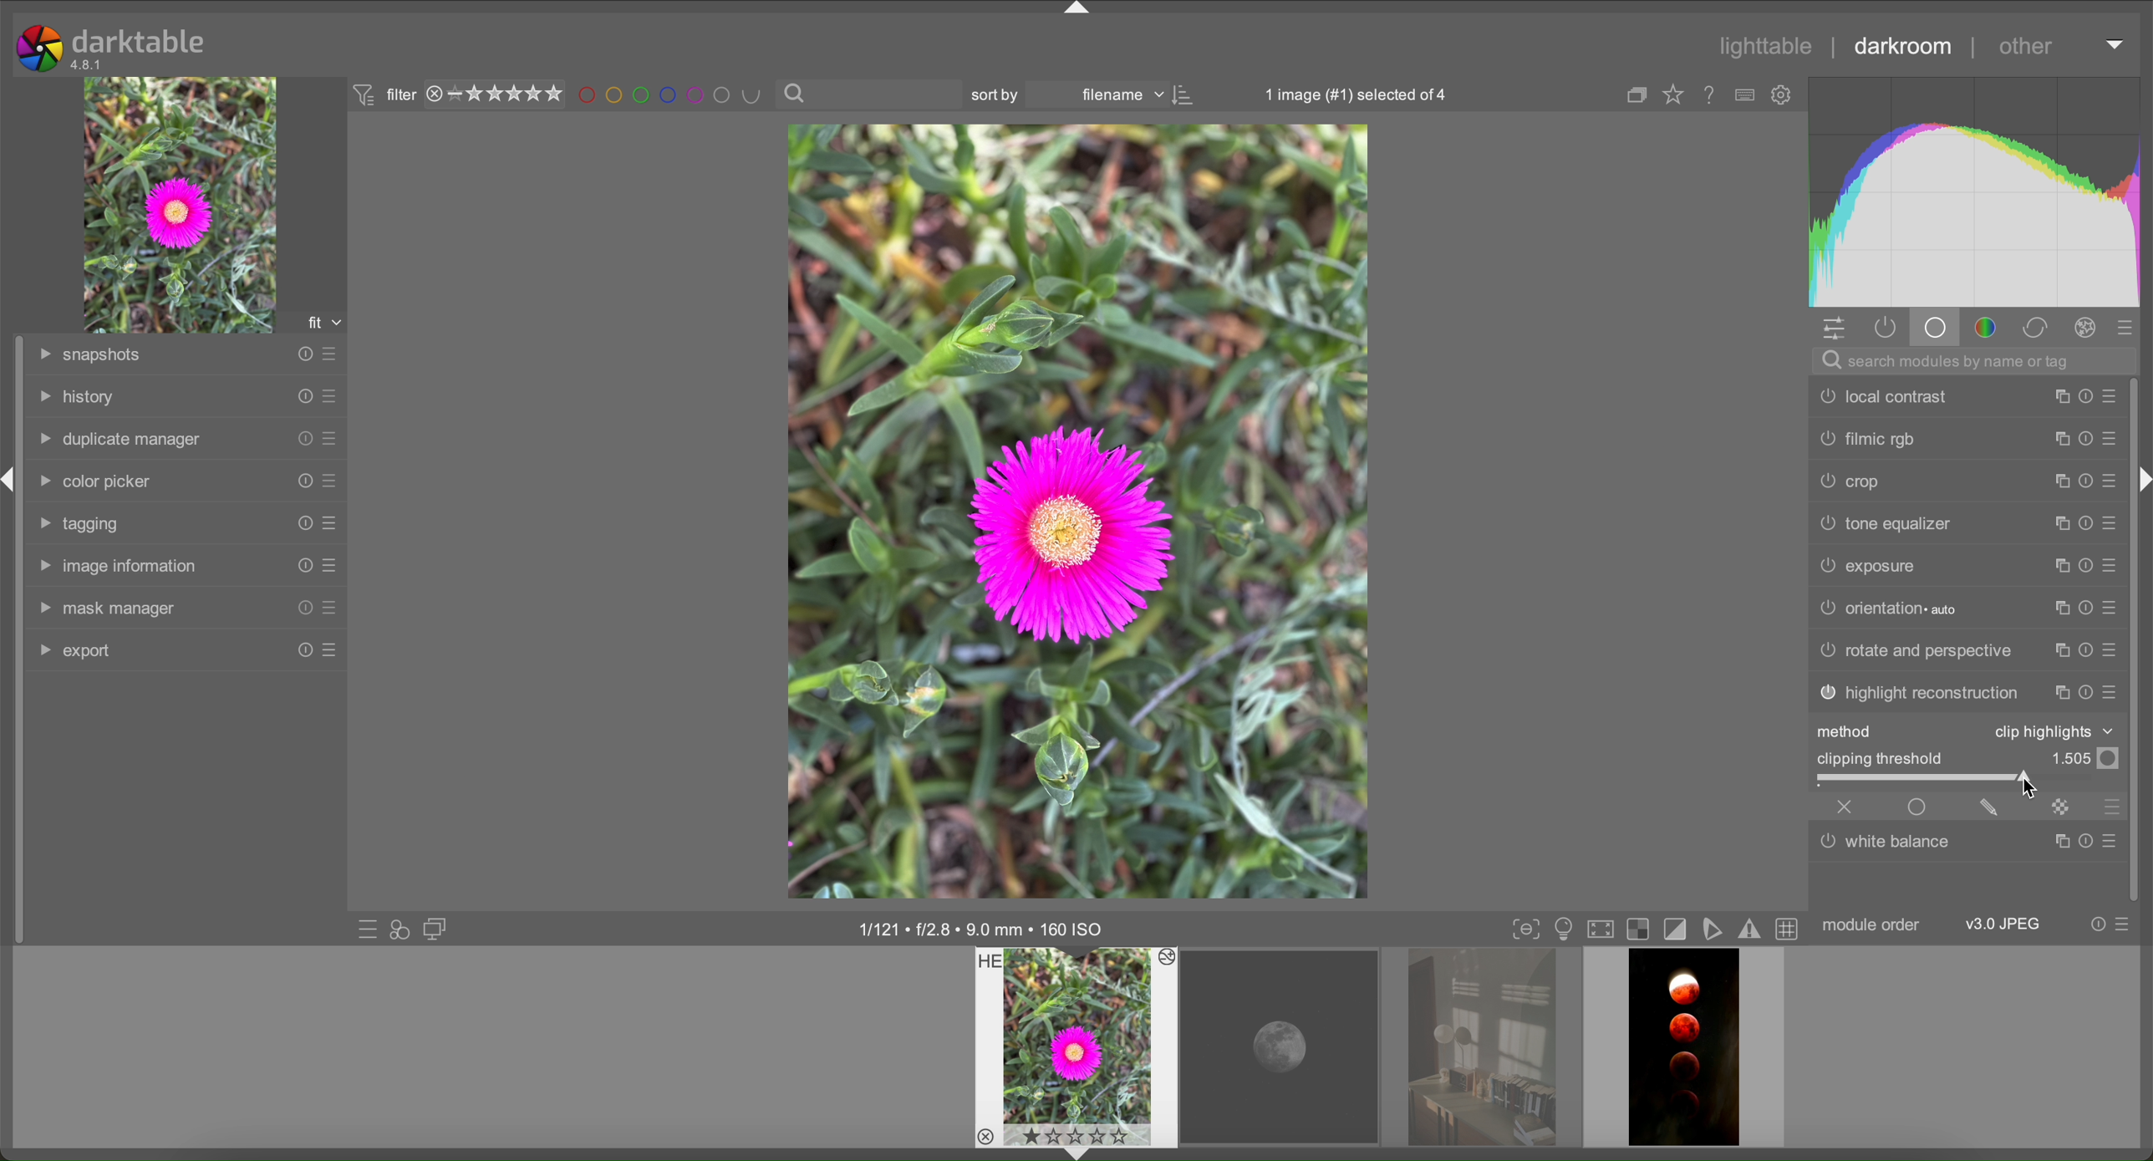 The width and height of the screenshot is (2153, 1161). What do you see at coordinates (1526, 929) in the screenshot?
I see `toggle focus-peaking mode` at bounding box center [1526, 929].